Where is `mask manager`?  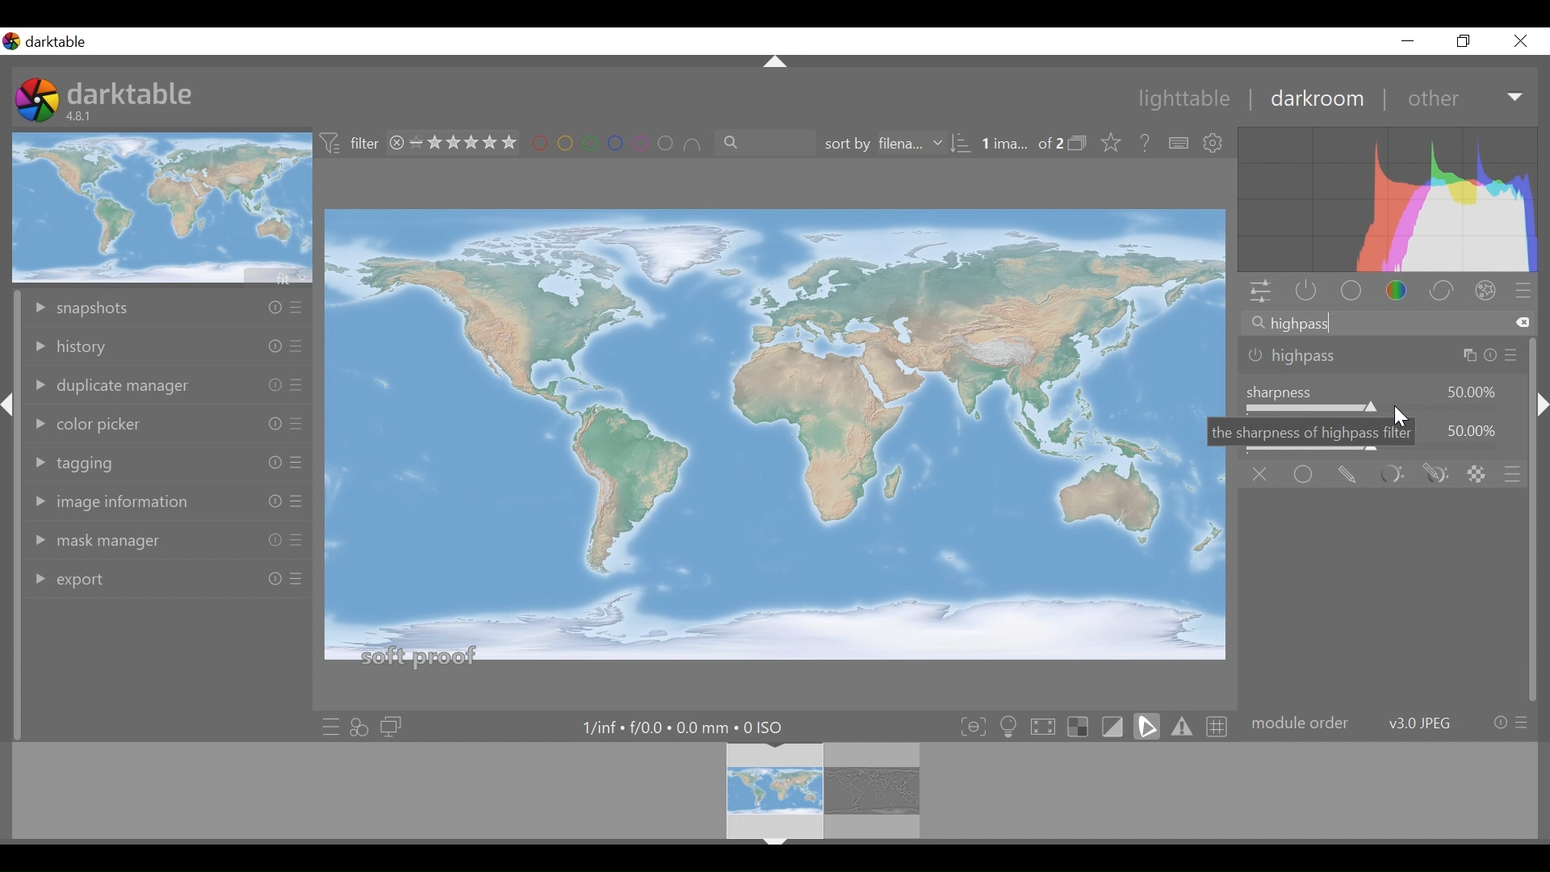 mask manager is located at coordinates (168, 538).